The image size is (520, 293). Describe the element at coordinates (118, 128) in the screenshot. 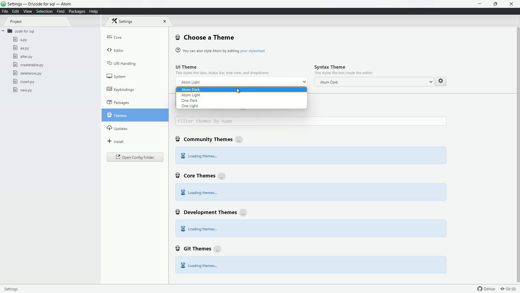

I see `updates` at that location.